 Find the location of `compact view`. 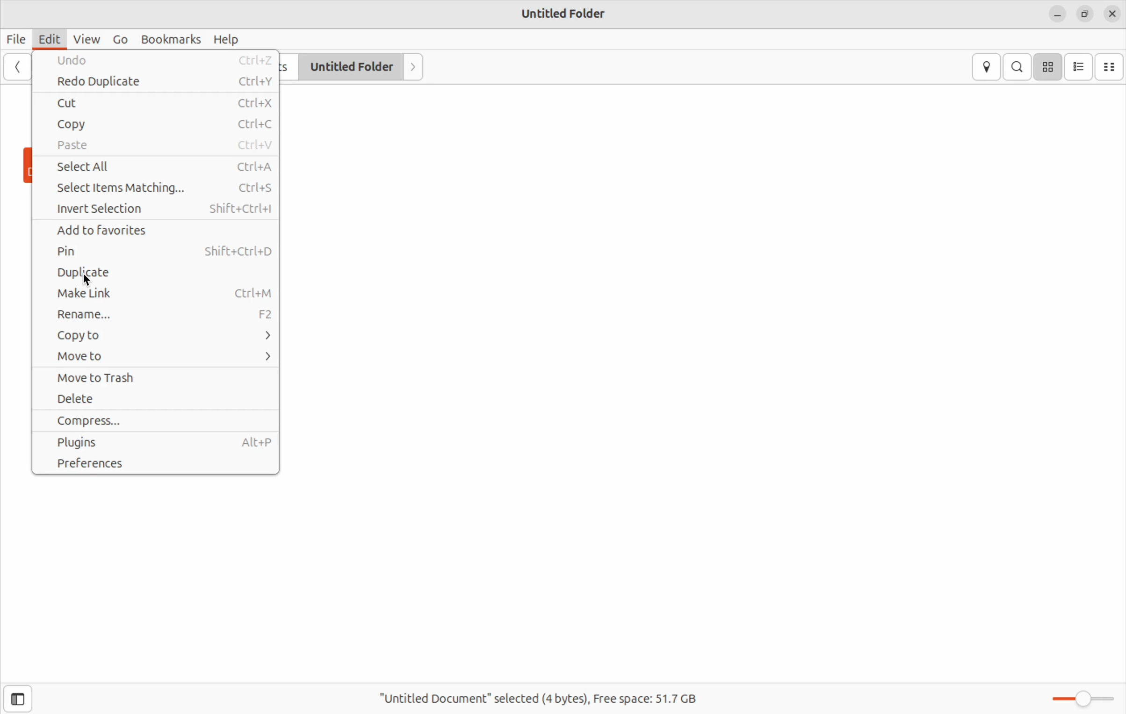

compact view is located at coordinates (1111, 68).